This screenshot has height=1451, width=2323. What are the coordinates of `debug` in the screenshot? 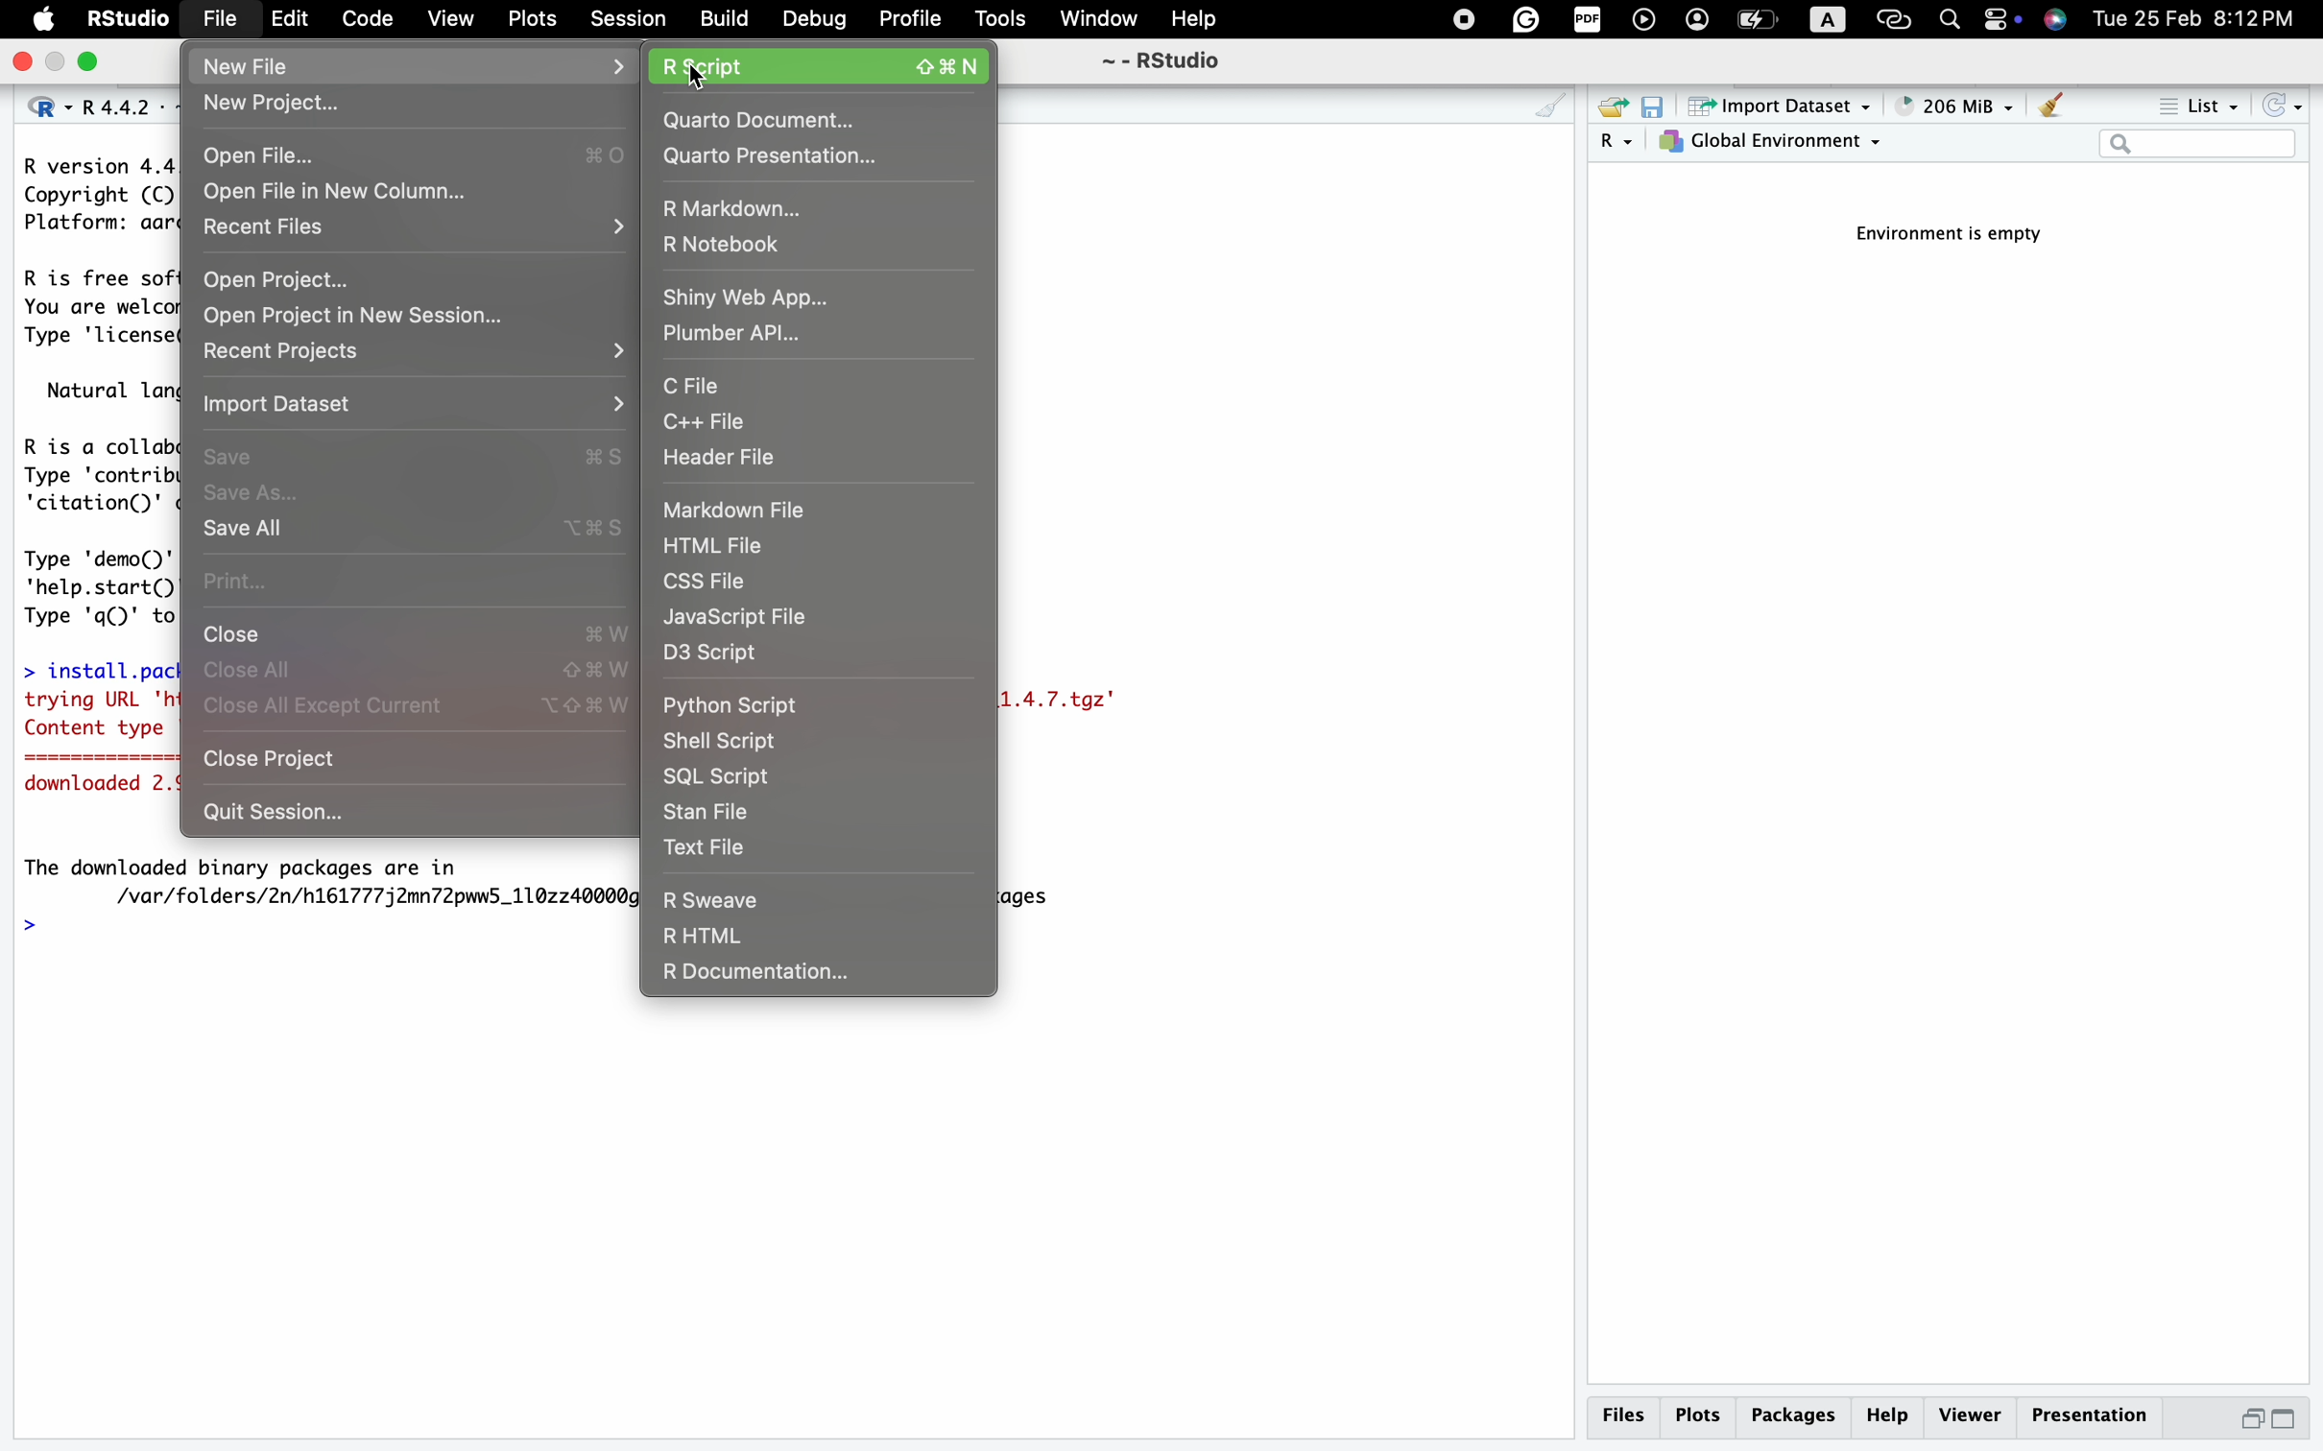 It's located at (812, 18).